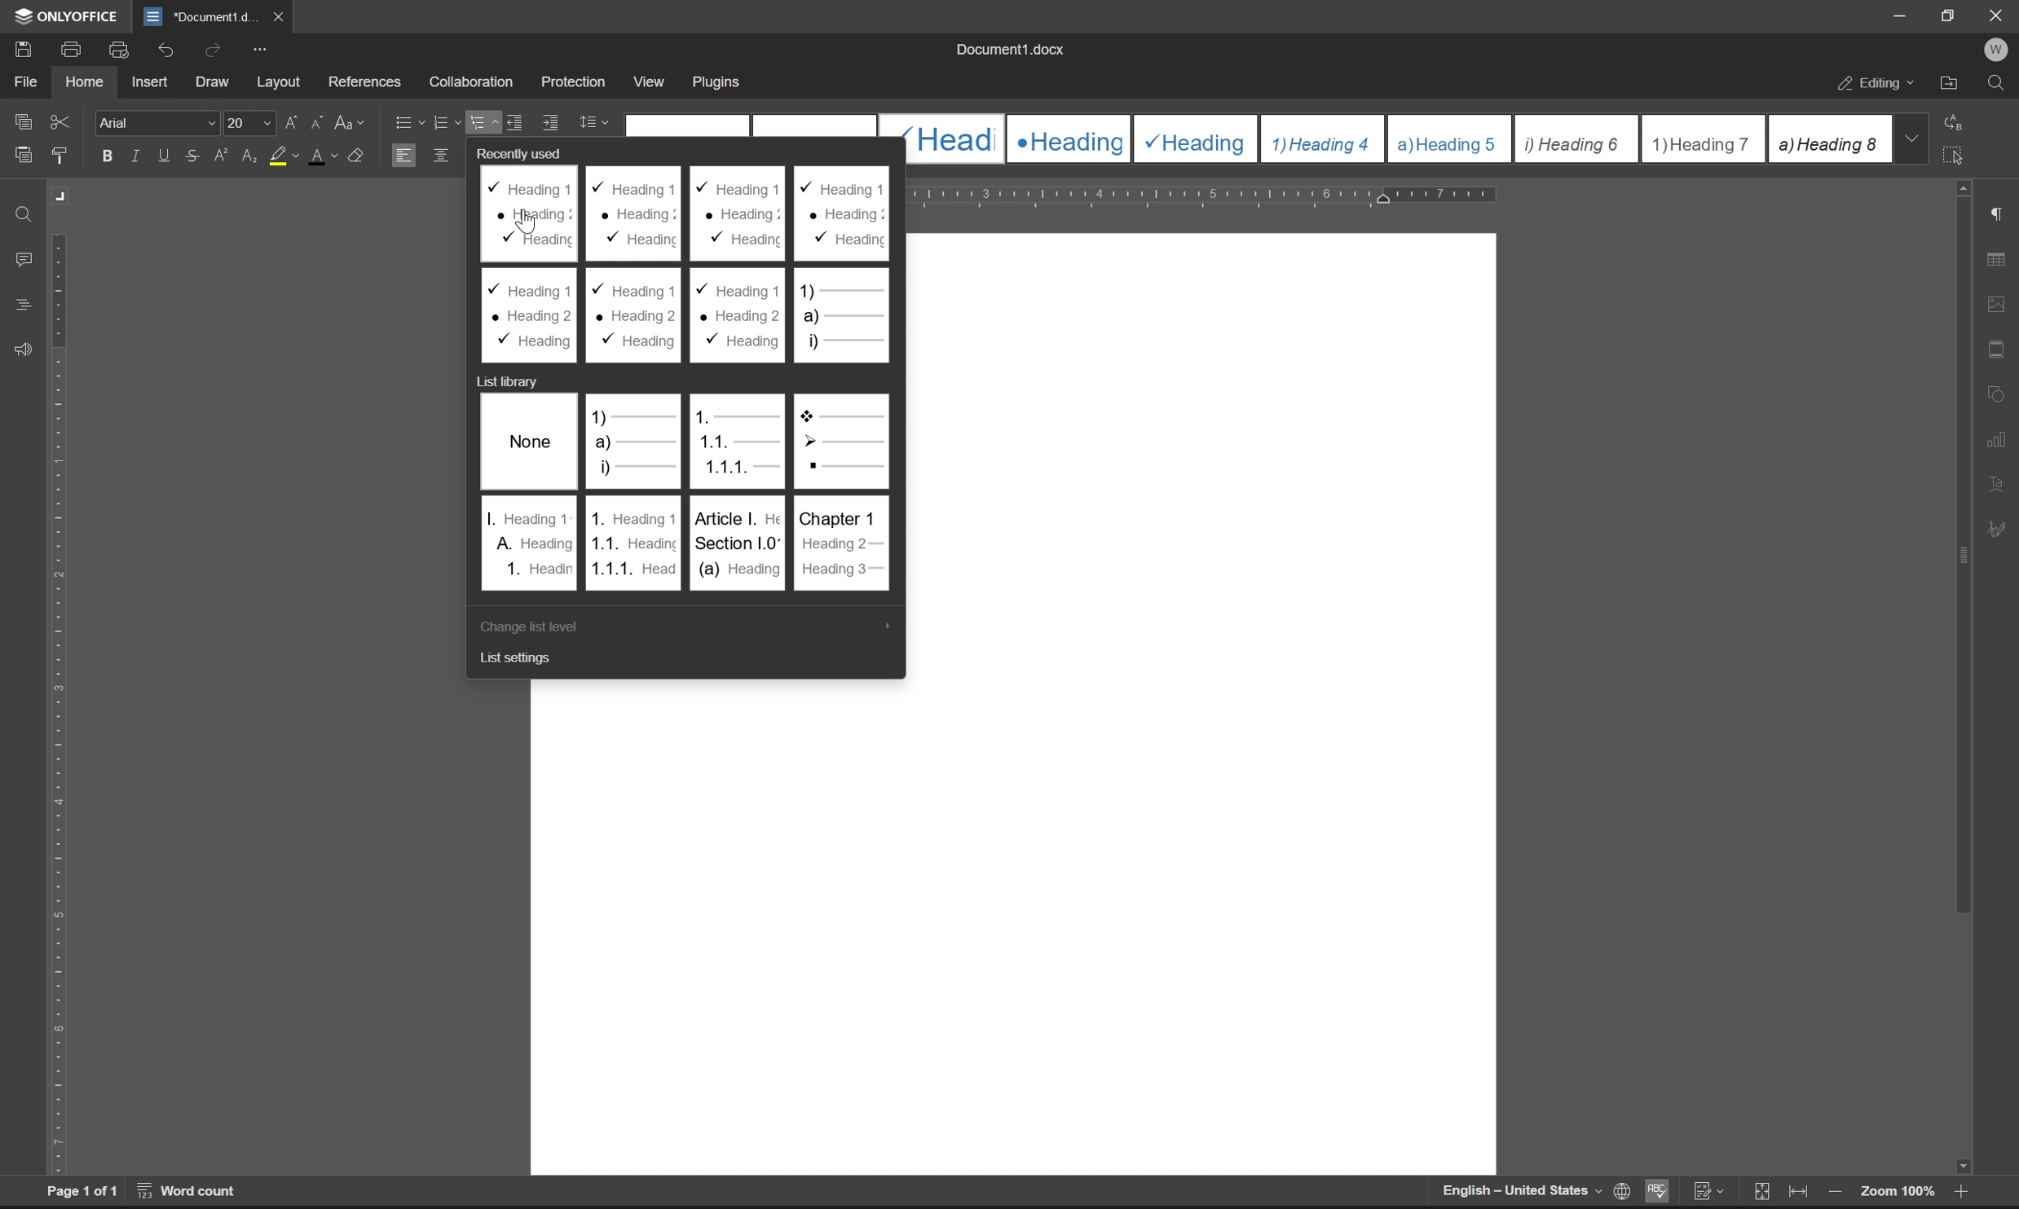  Describe the element at coordinates (63, 196) in the screenshot. I see `Margin` at that location.